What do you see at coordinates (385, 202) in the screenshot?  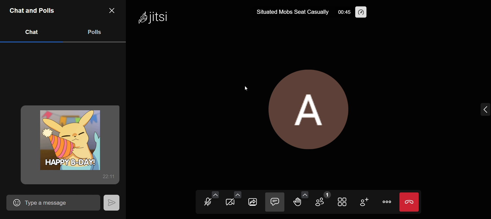 I see `more actions` at bounding box center [385, 202].